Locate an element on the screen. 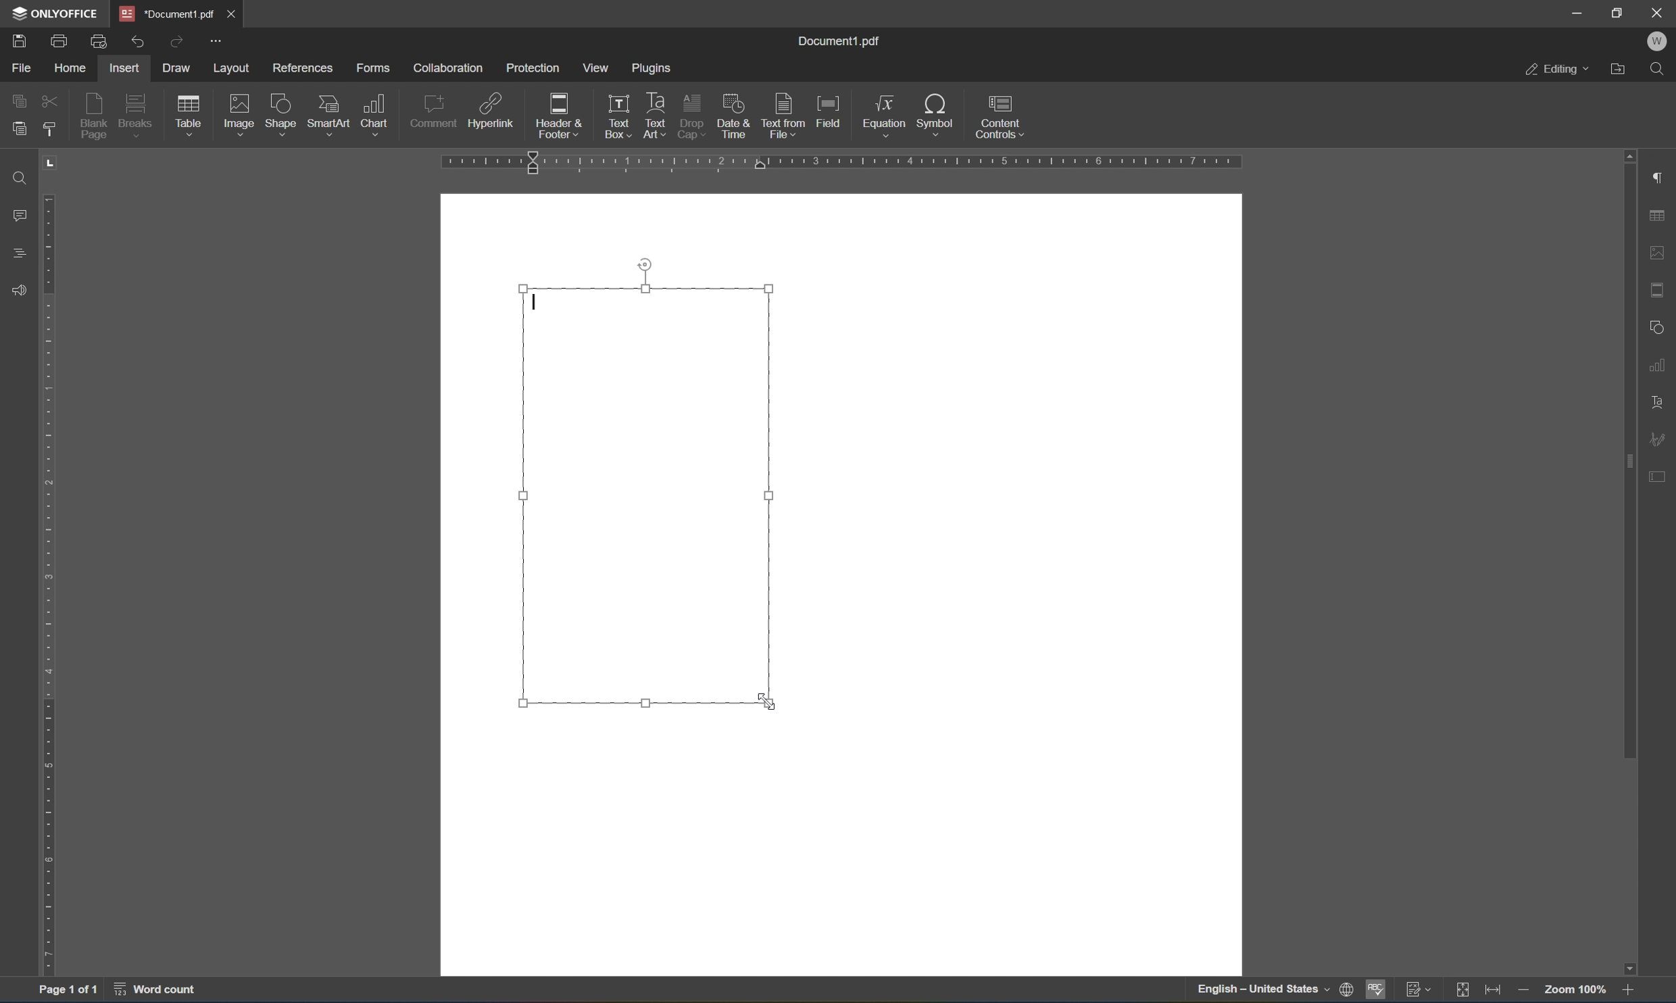 This screenshot has width=1676, height=1003. Header and footer settings is located at coordinates (1660, 289).